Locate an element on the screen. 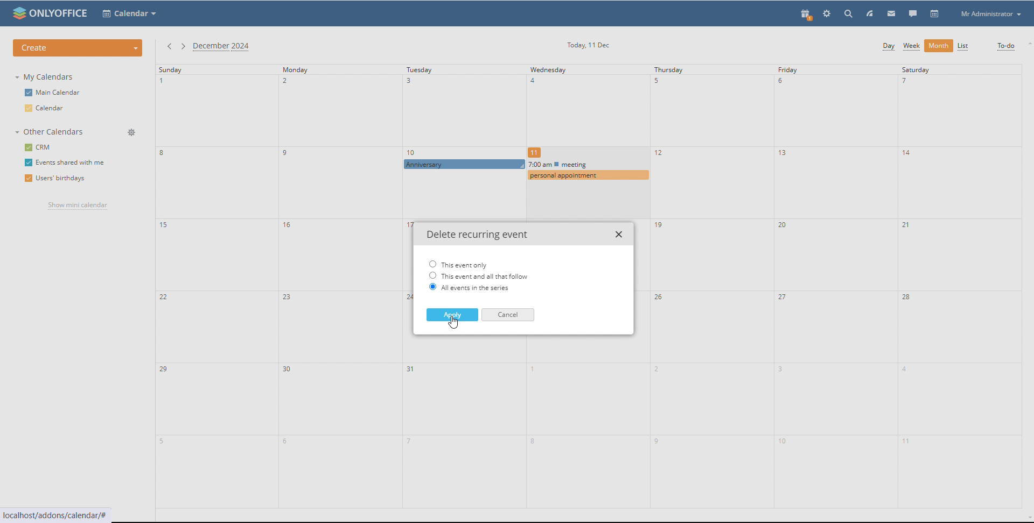 The height and width of the screenshot is (523, 1034). cancel is located at coordinates (507, 315).